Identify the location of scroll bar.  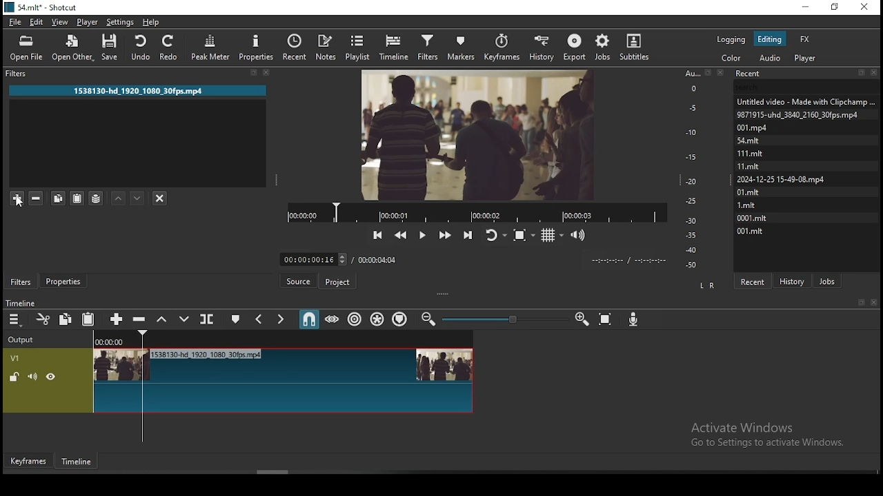
(275, 472).